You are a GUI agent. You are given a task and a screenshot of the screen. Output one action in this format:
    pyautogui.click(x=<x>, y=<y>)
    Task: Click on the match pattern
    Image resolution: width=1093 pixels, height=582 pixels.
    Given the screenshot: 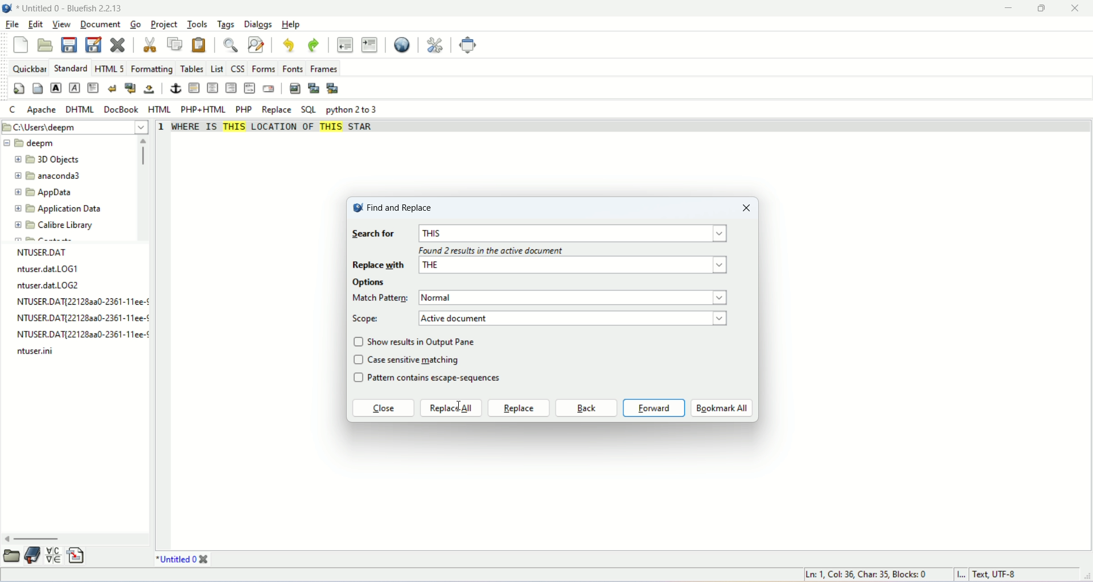 What is the action you would take?
    pyautogui.click(x=576, y=298)
    